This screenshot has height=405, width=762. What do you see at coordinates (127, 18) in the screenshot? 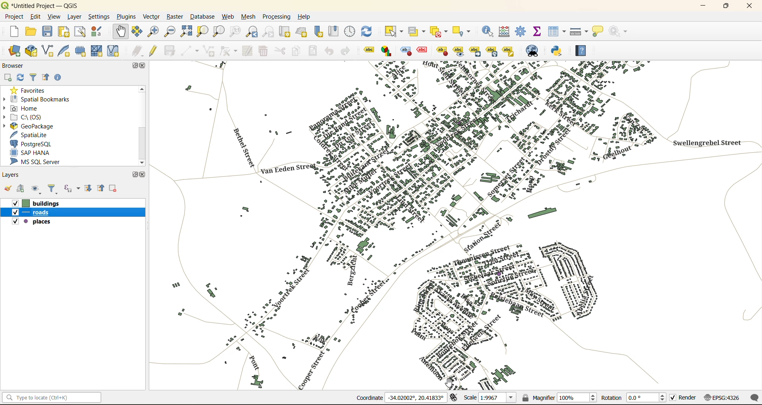
I see `plugins` at bounding box center [127, 18].